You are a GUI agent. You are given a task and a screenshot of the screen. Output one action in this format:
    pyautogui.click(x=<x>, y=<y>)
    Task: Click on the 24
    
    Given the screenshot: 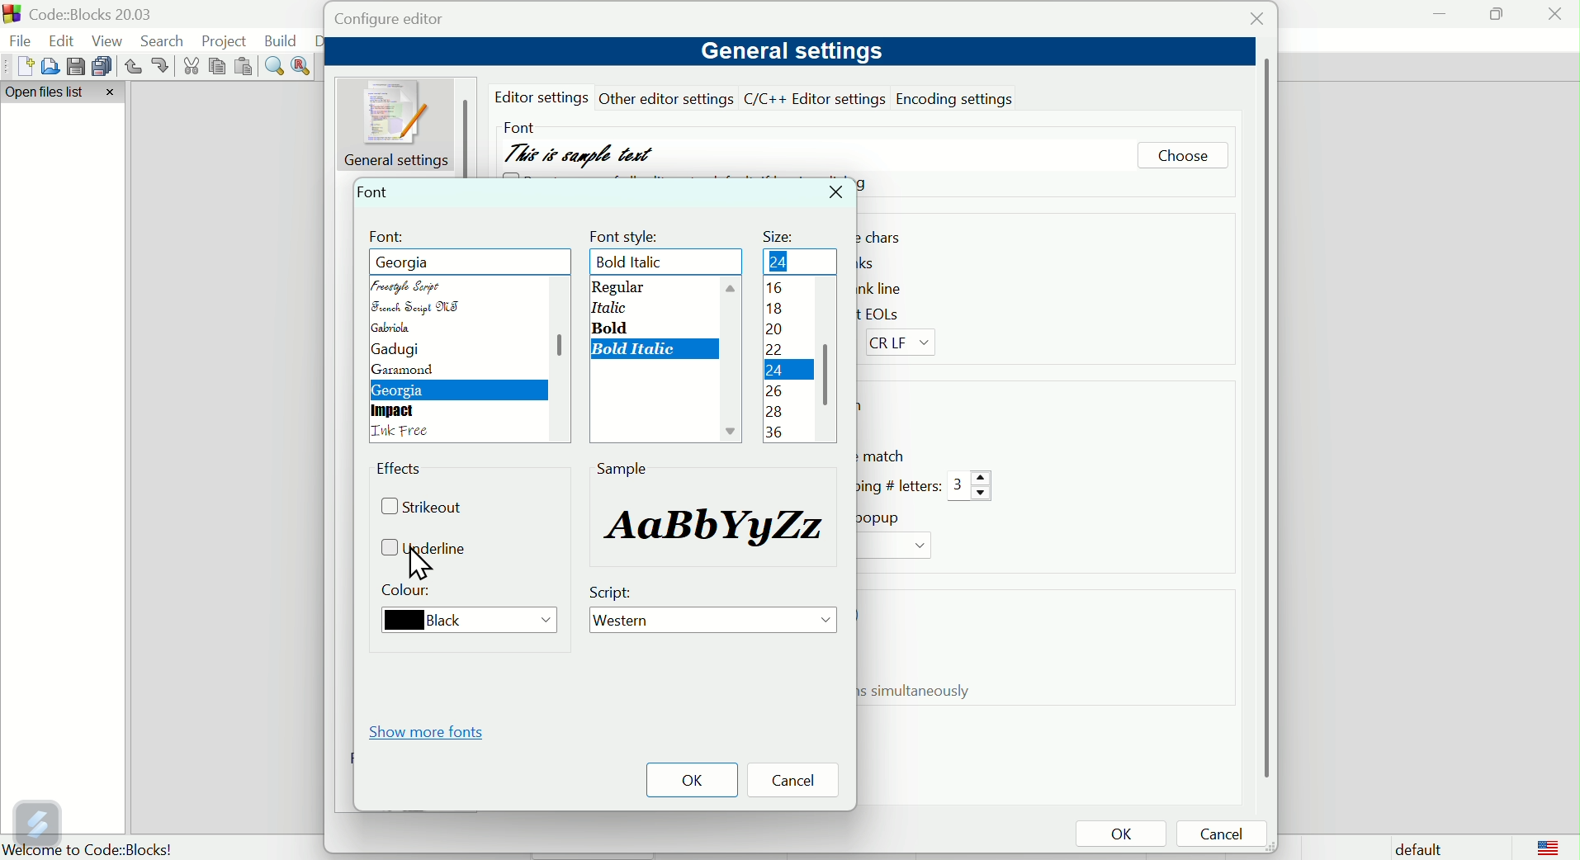 What is the action you would take?
    pyautogui.click(x=773, y=373)
    